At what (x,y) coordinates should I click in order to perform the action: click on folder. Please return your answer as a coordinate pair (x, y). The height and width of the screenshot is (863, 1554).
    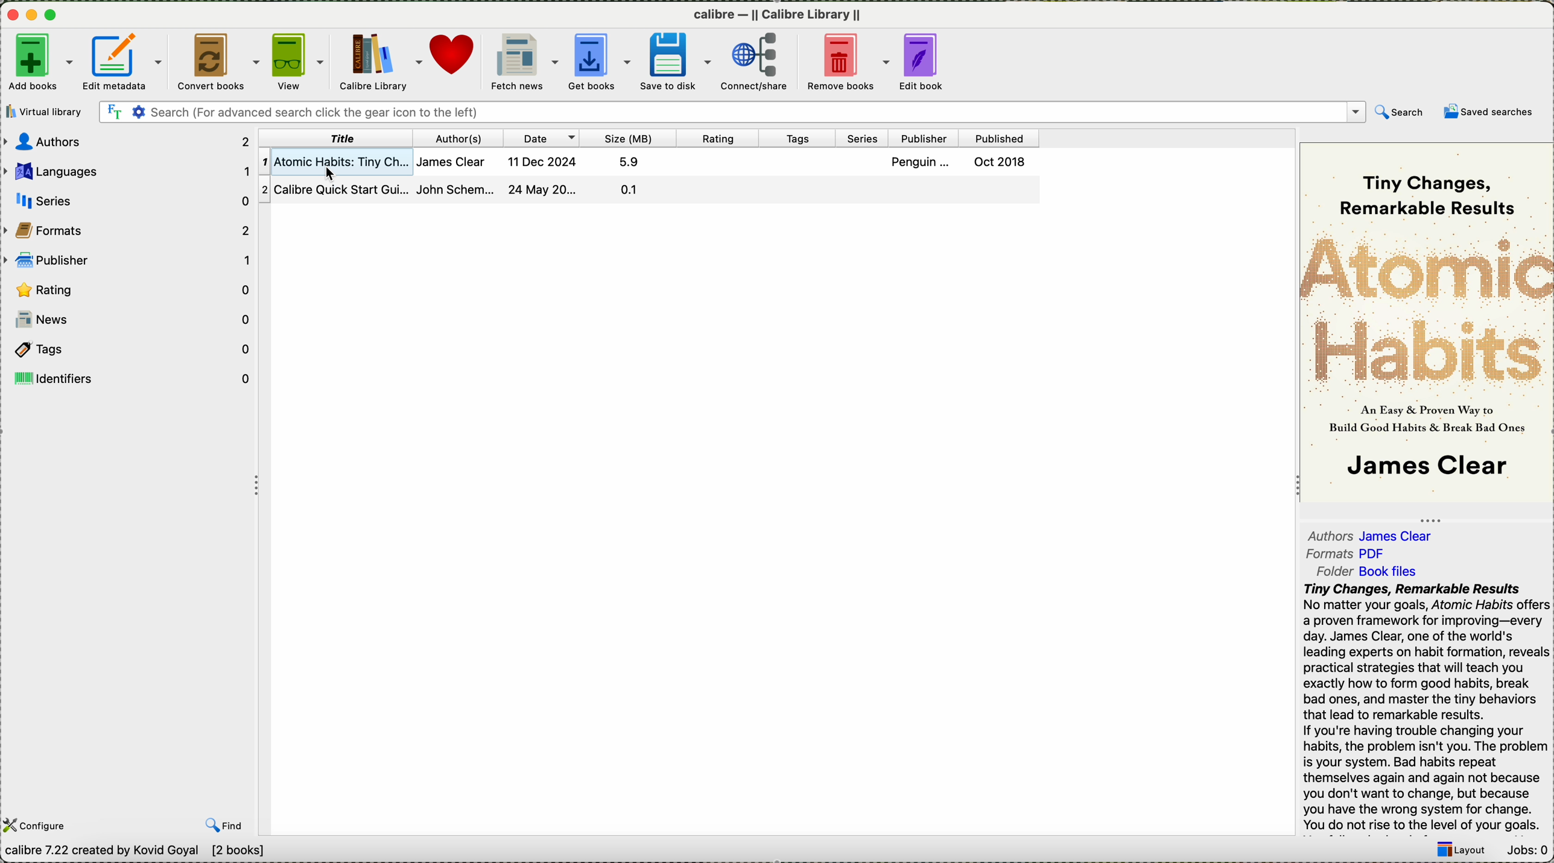
    Looking at the image, I should click on (1371, 572).